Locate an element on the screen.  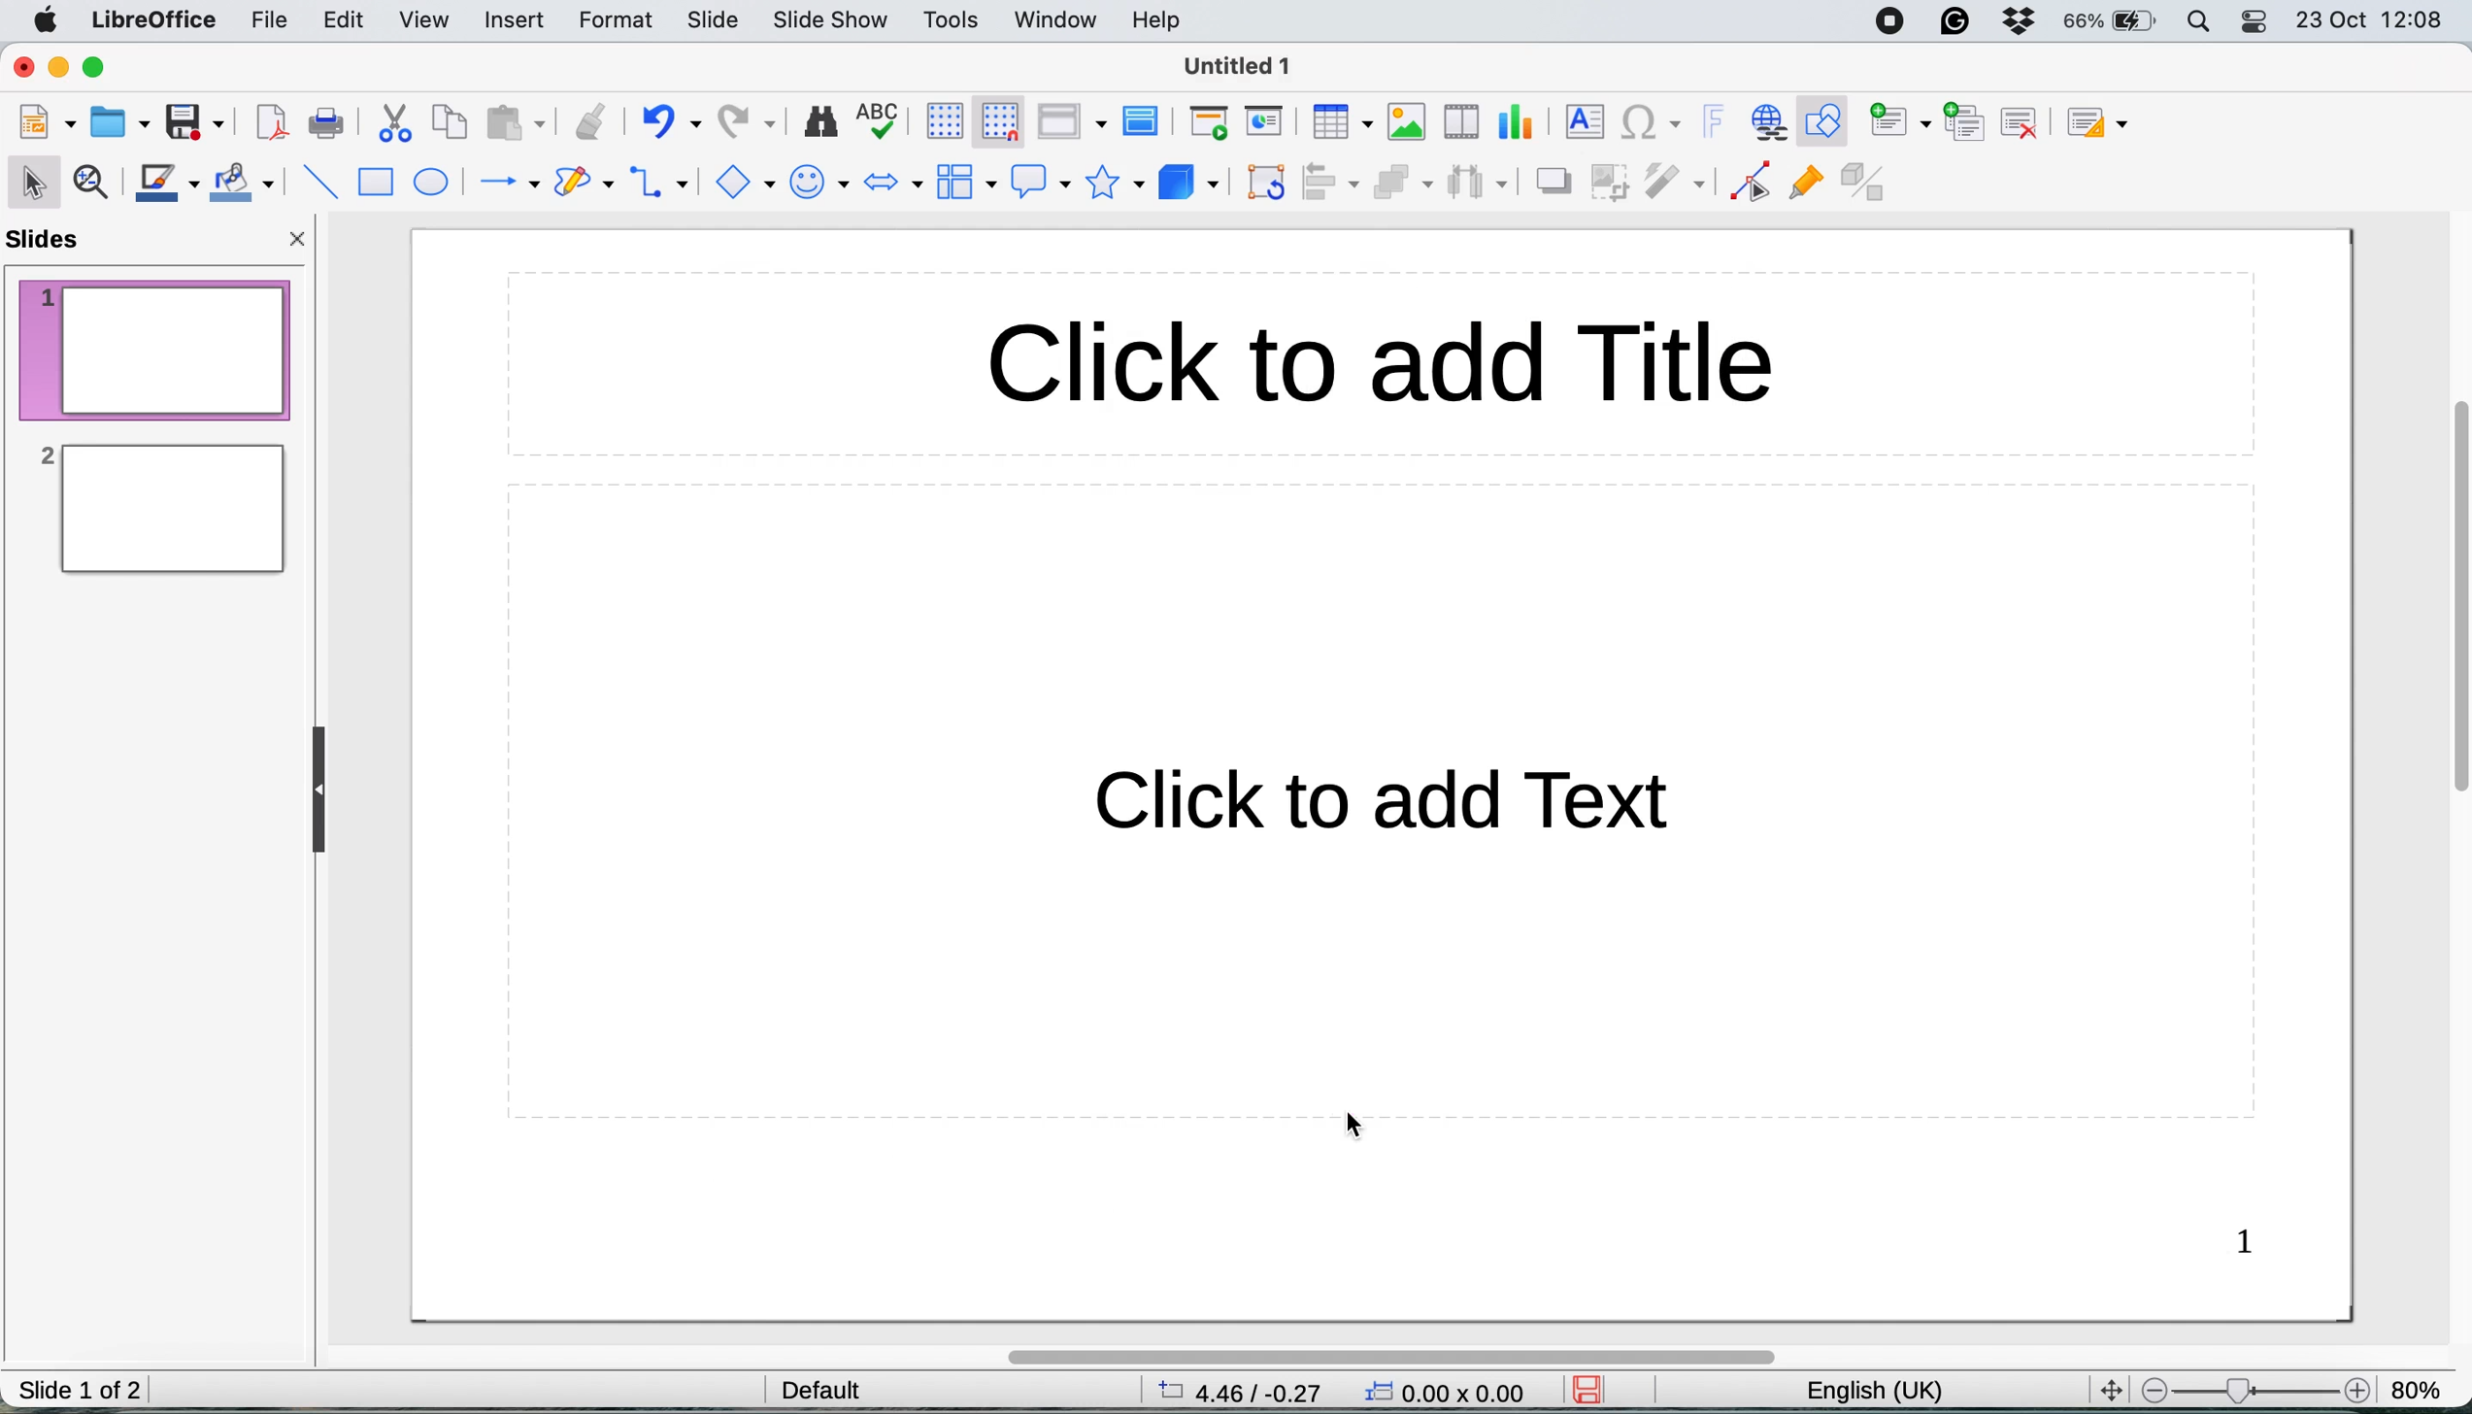
collapse is located at coordinates (325, 791).